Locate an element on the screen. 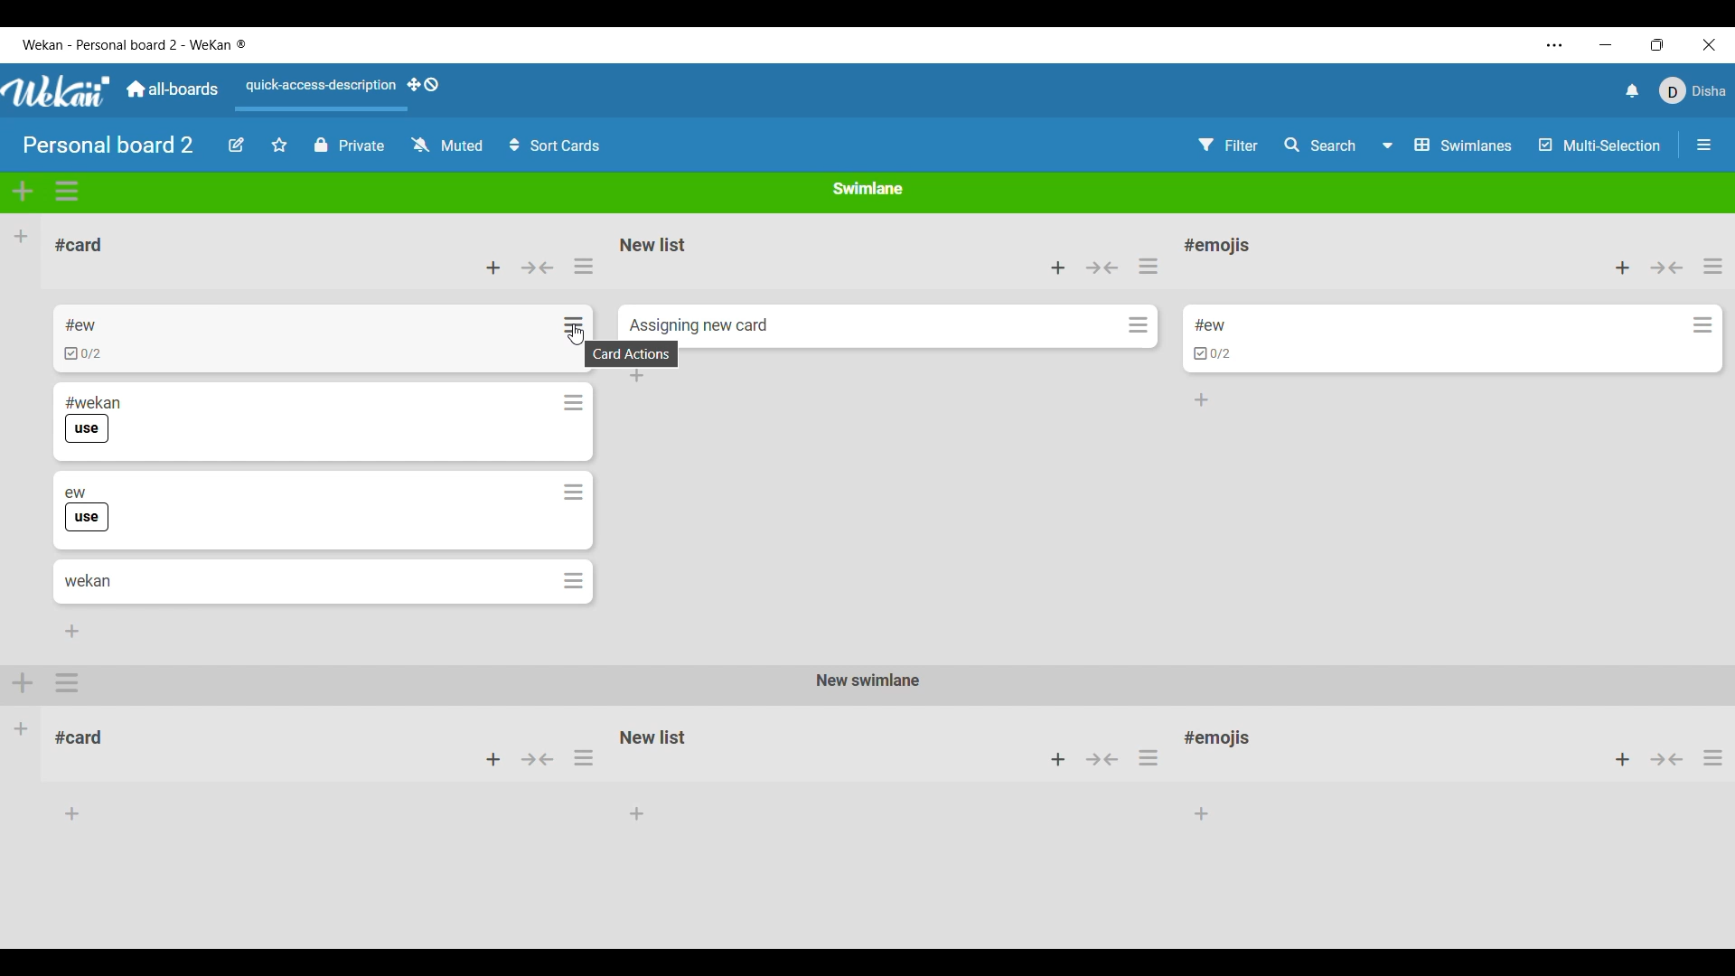 Image resolution: width=1735 pixels, height=976 pixels. List actions is located at coordinates (1713, 266).